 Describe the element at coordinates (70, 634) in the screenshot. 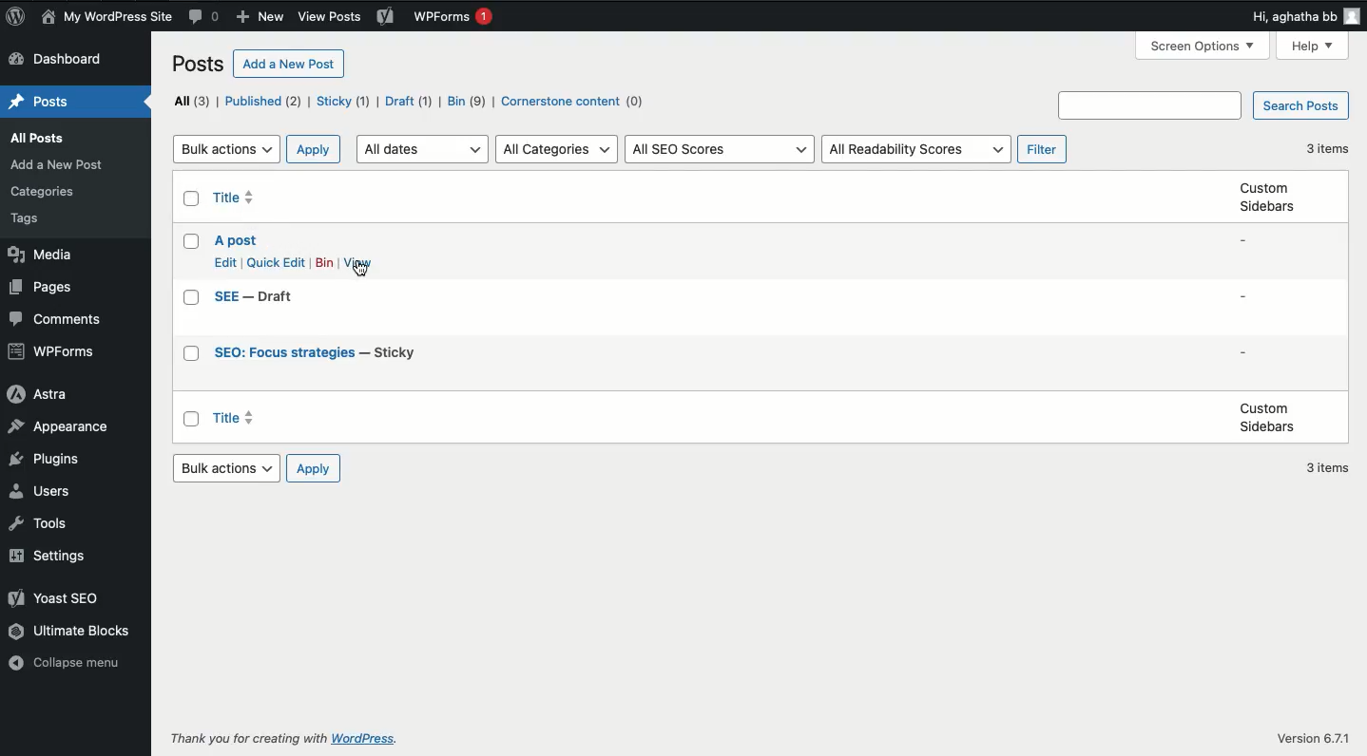

I see `Ultimate blocks` at that location.